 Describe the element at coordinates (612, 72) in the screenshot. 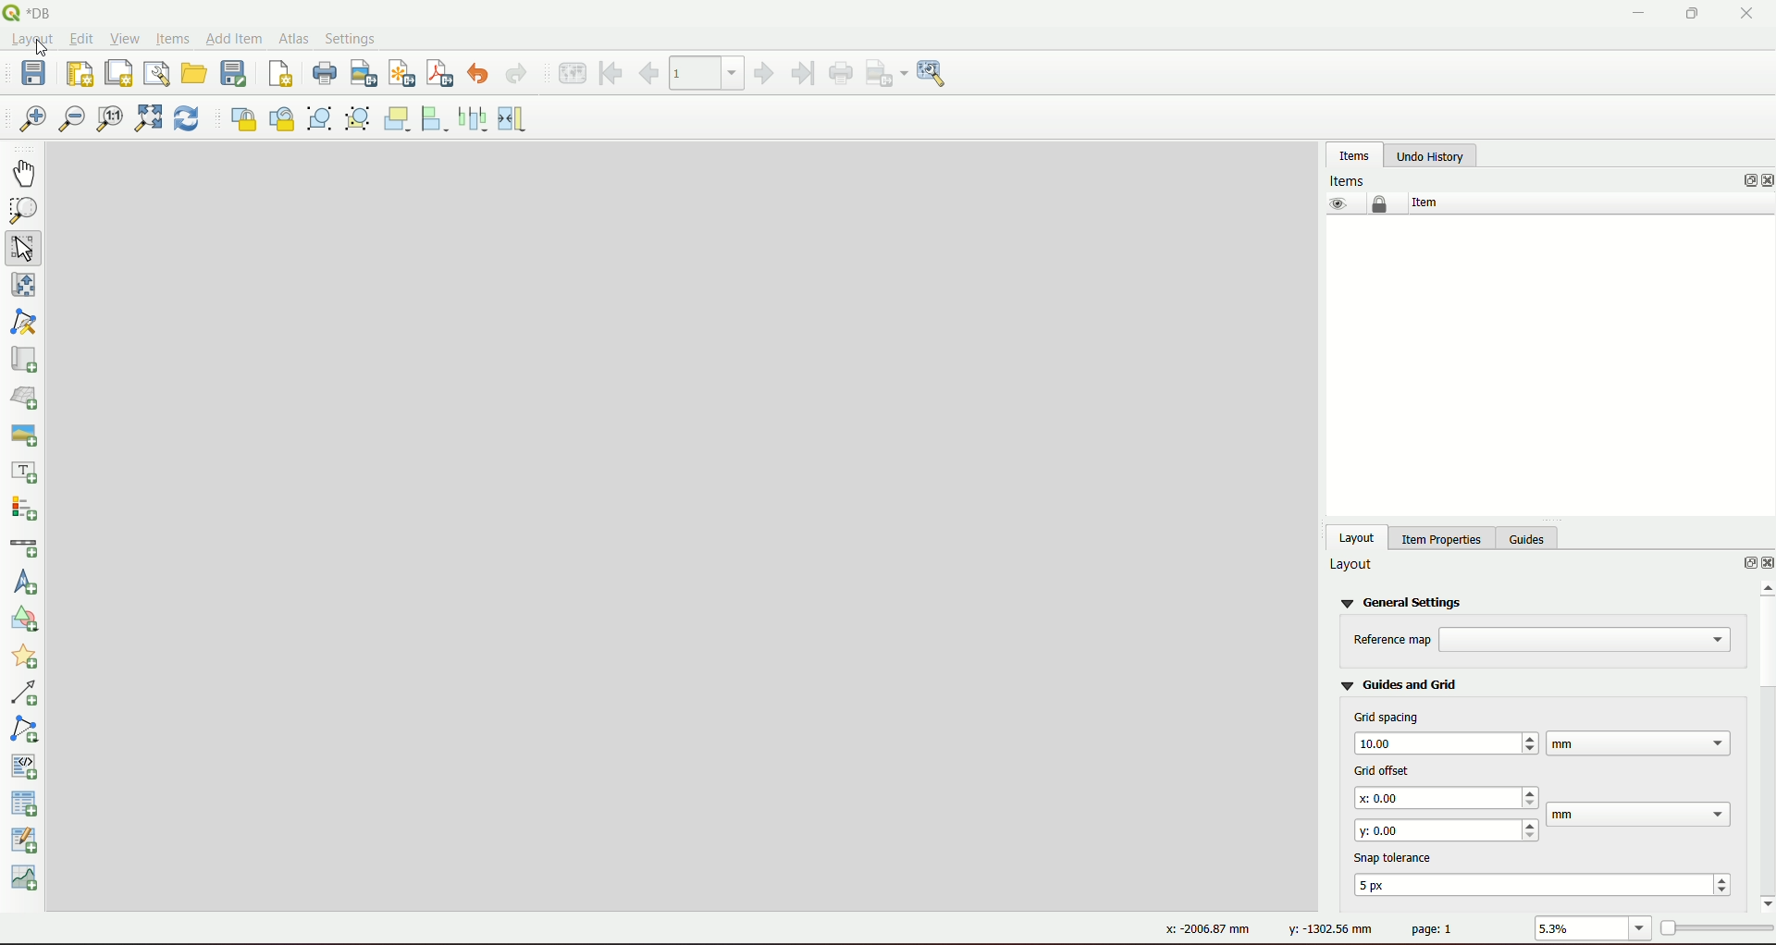

I see `first feature` at that location.